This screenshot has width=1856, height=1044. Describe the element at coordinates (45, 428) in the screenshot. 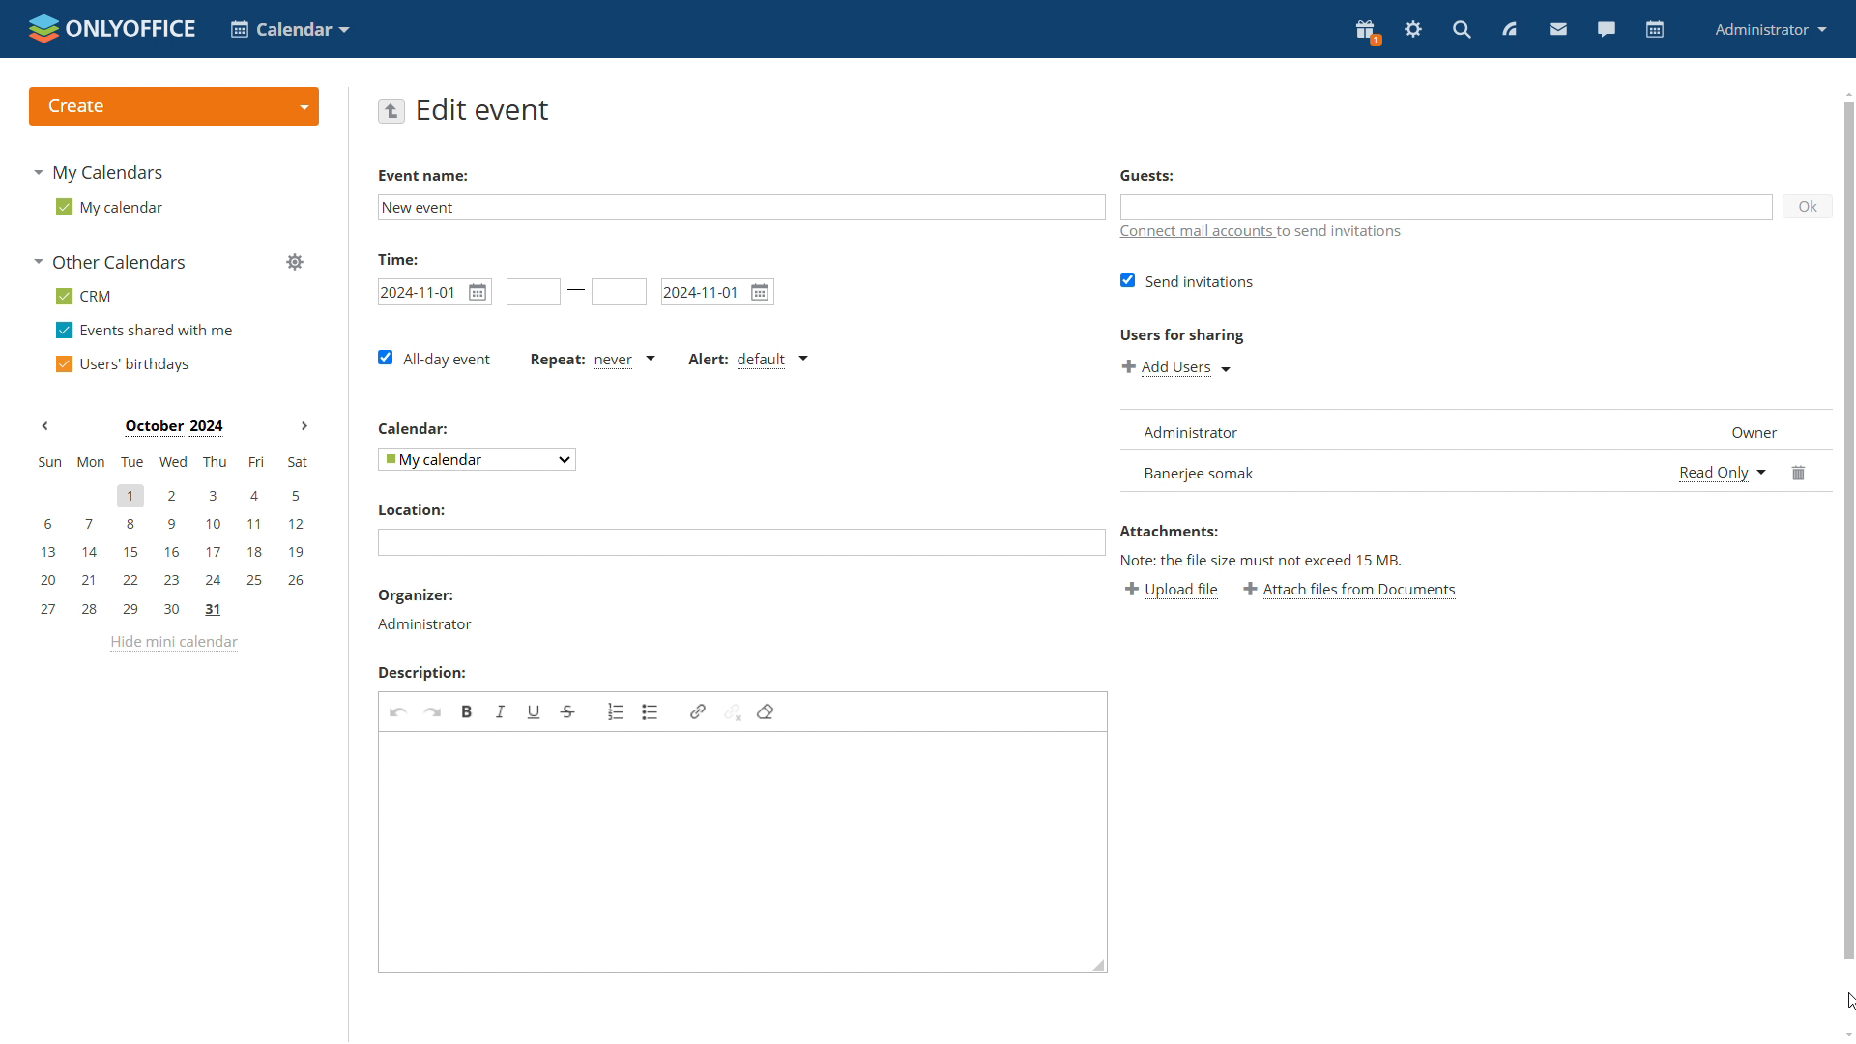

I see `Previous month` at that location.